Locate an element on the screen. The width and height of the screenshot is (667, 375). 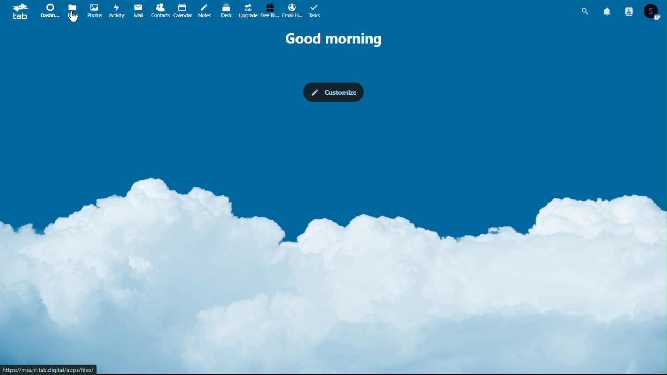
Notifications is located at coordinates (608, 10).